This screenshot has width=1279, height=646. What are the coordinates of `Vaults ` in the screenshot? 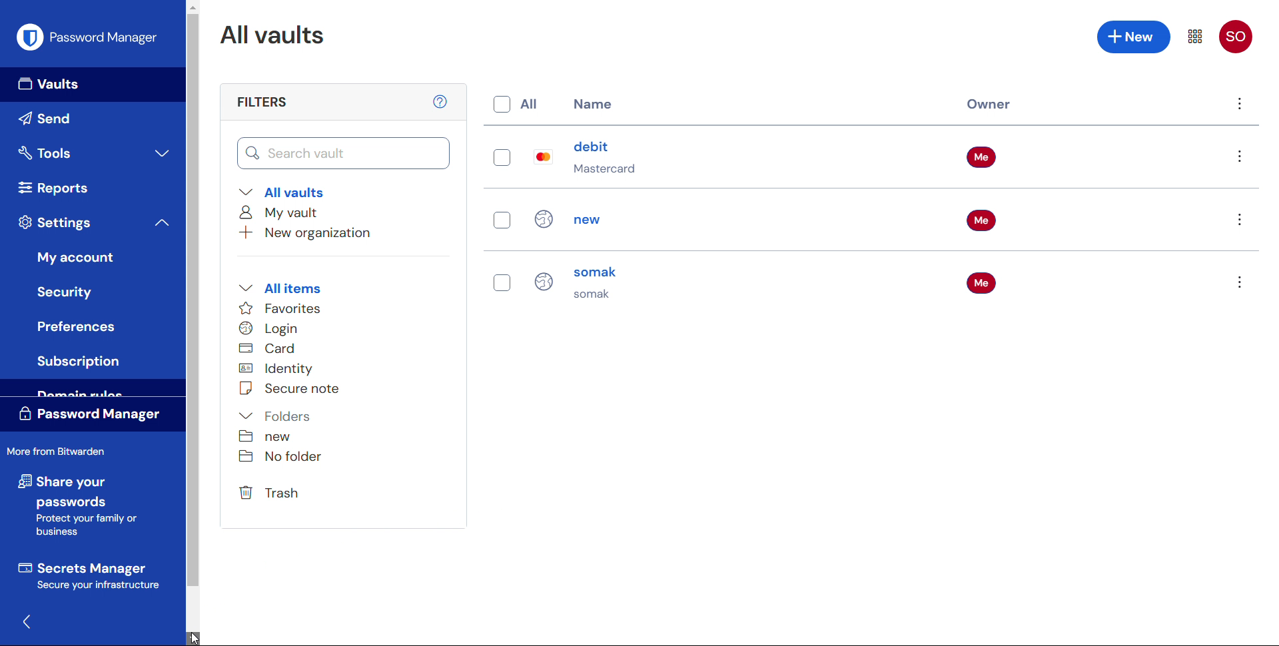 It's located at (92, 85).